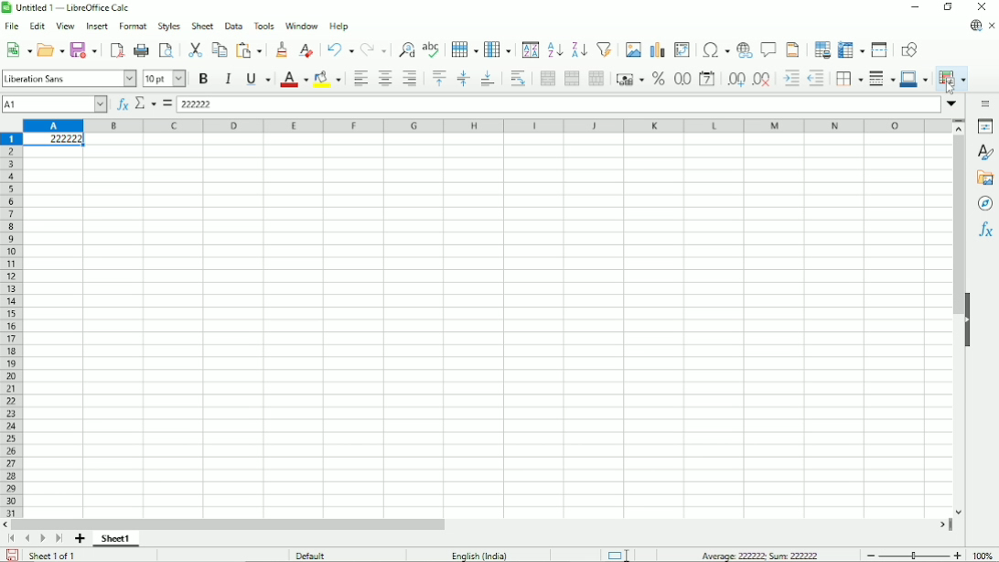 The width and height of the screenshot is (999, 562). I want to click on Split window, so click(879, 49).